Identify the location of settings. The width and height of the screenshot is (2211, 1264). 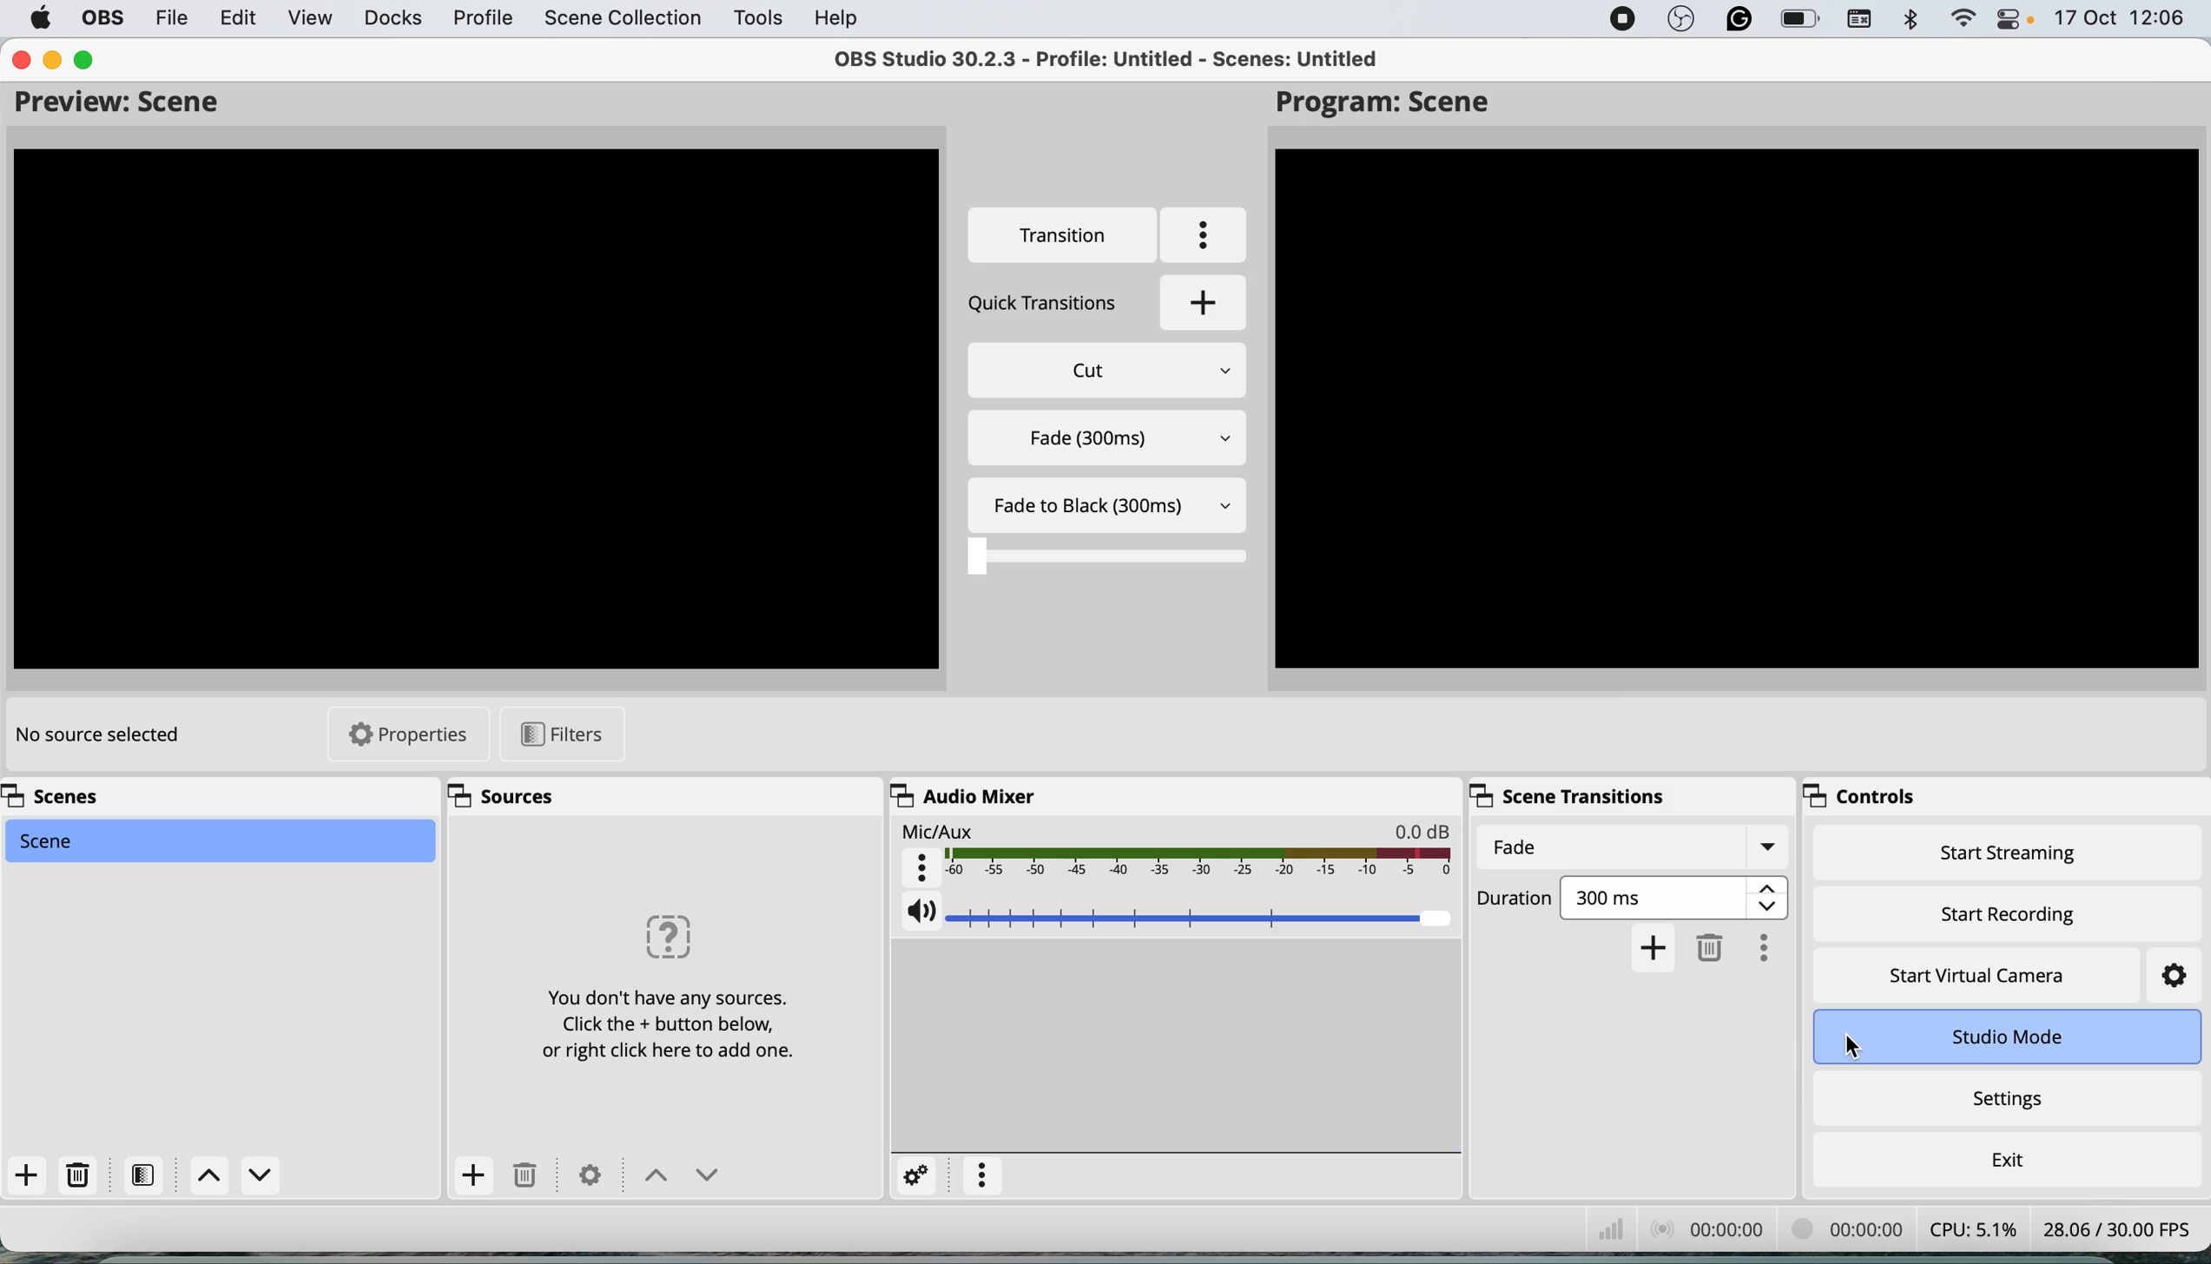
(917, 1175).